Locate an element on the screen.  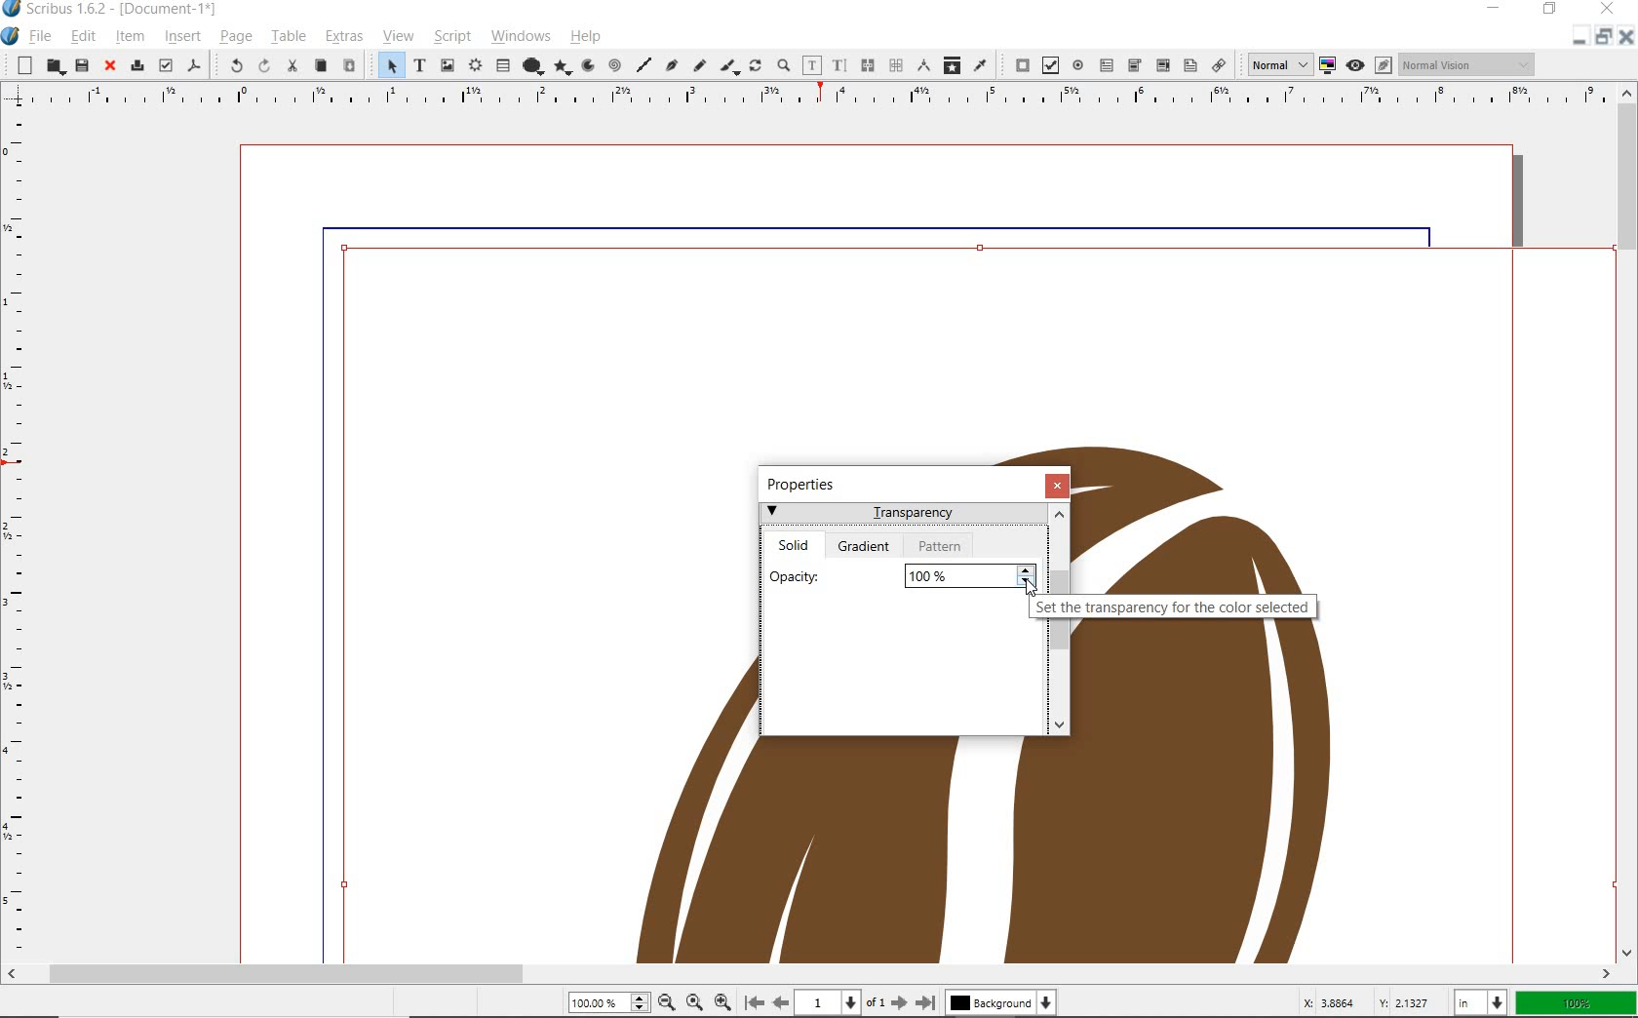
toggle color is located at coordinates (1329, 64).